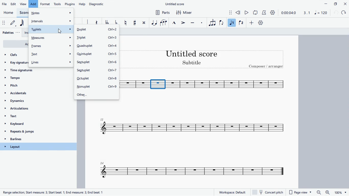 The width and height of the screenshot is (349, 196). I want to click on septuplet, so click(98, 71).